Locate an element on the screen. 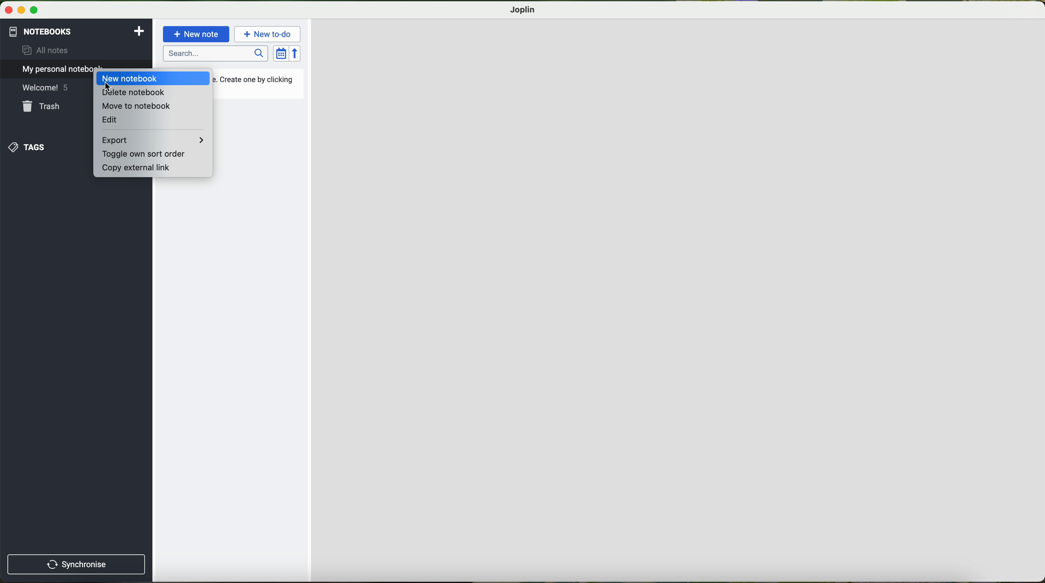 The image size is (1045, 583). pointer on the notebooks button is located at coordinates (54, 32).